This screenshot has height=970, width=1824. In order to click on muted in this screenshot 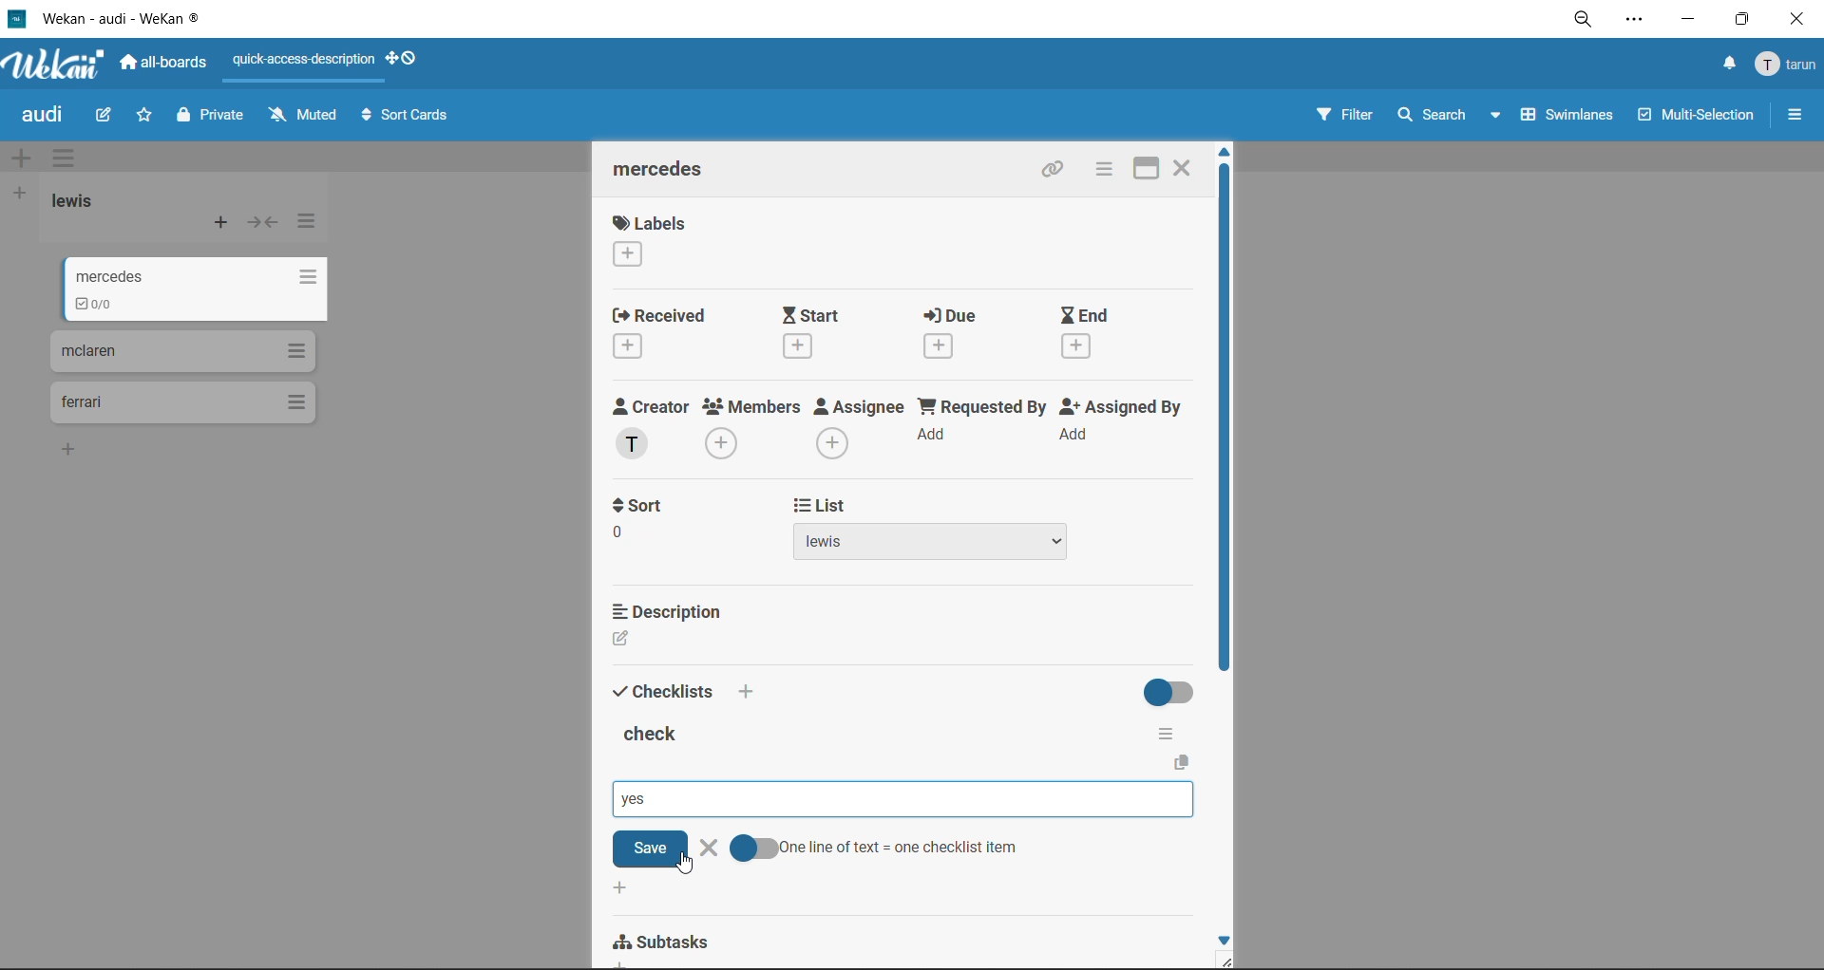, I will do `click(302, 116)`.